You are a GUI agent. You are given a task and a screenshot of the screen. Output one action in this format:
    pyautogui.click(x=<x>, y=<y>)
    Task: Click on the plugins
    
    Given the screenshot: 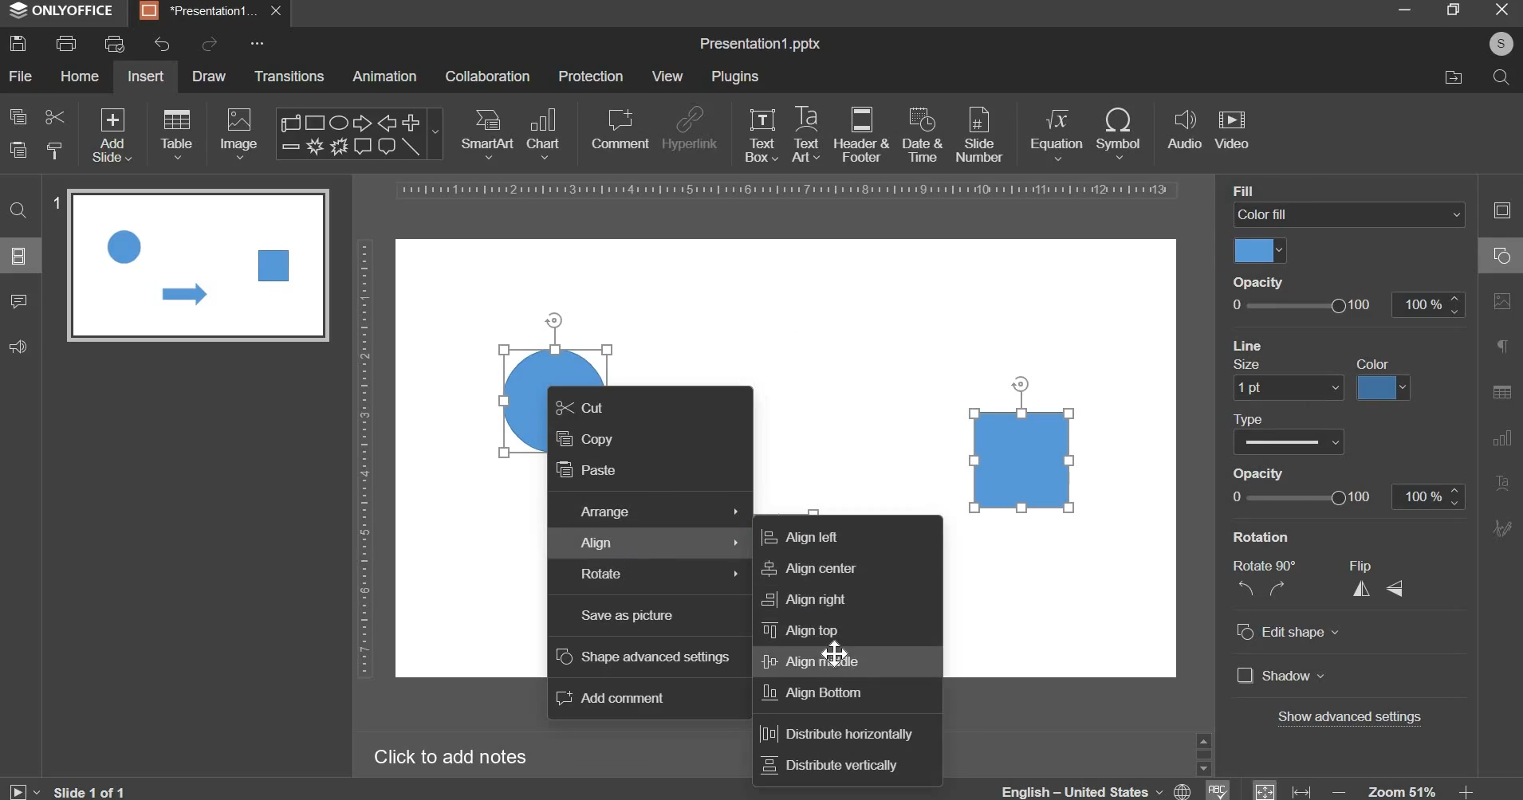 What is the action you would take?
    pyautogui.click(x=734, y=76)
    